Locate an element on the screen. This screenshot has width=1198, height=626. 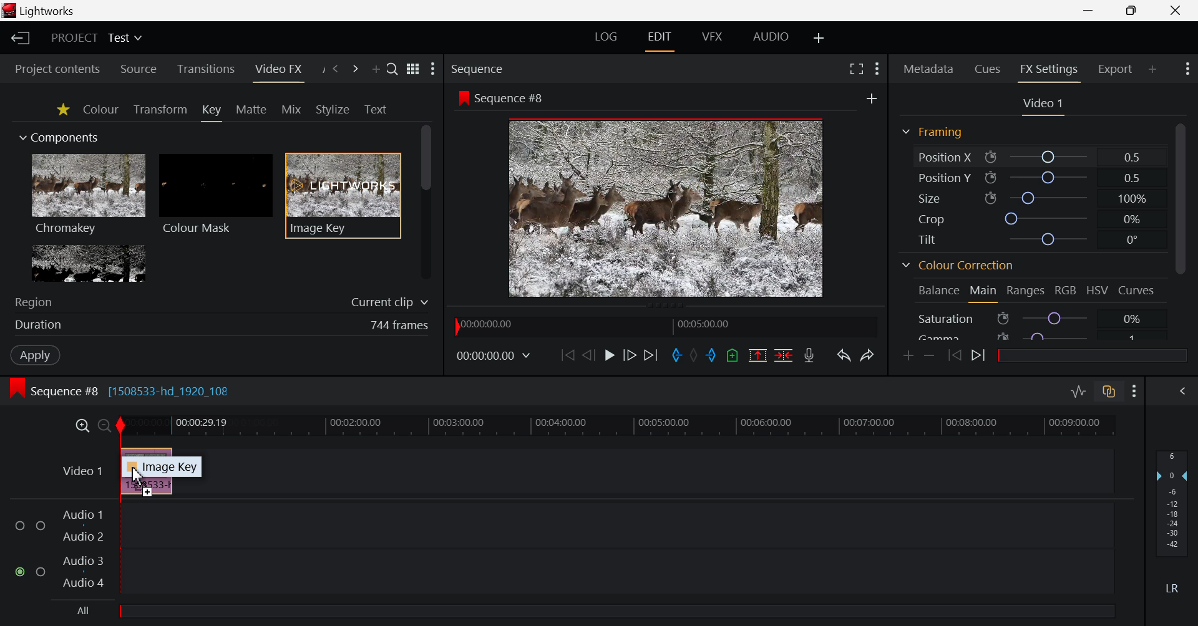
0.5 is located at coordinates (1132, 178).